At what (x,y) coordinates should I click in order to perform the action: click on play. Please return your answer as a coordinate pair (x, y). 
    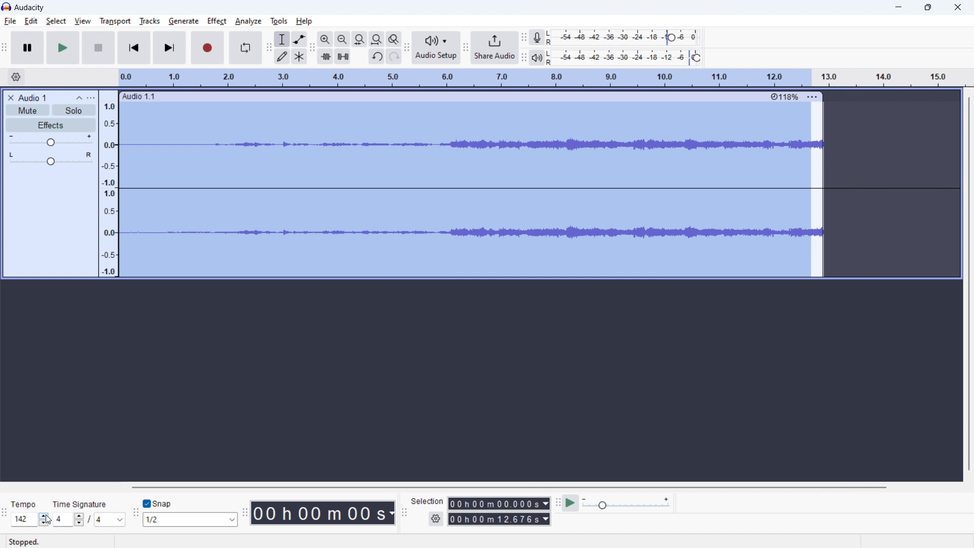
    Looking at the image, I should click on (63, 48).